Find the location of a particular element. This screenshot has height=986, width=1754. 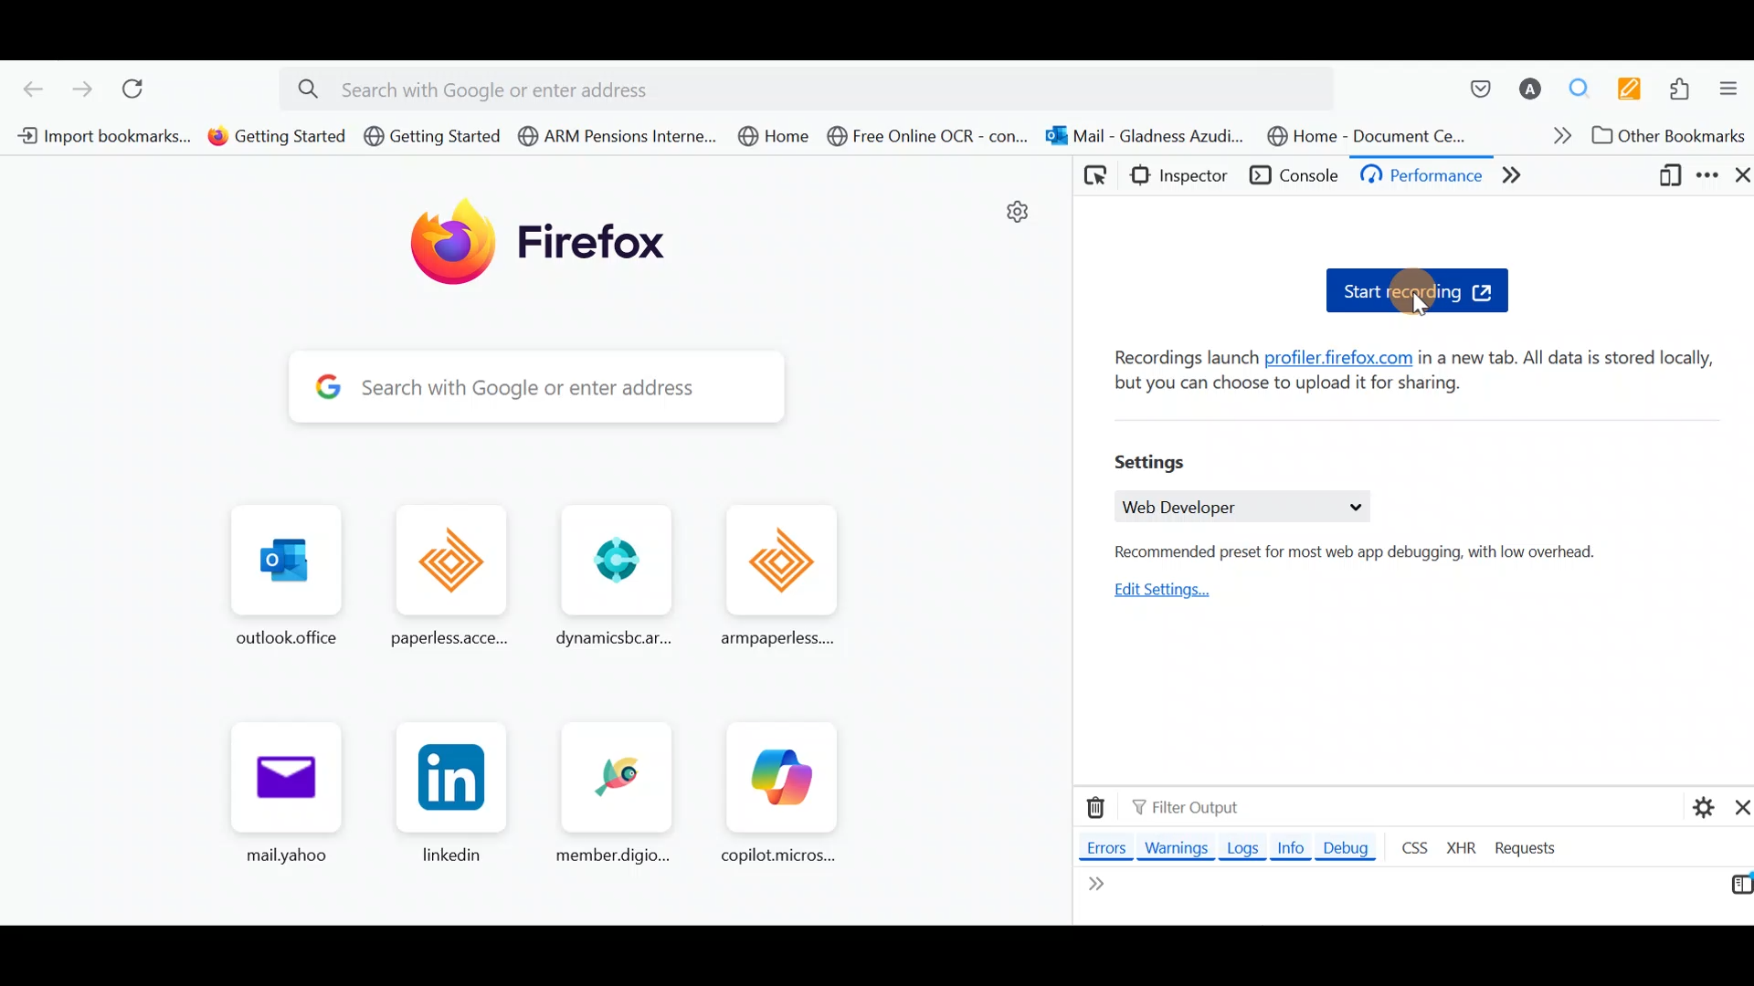

Save to pocket is located at coordinates (1471, 89).